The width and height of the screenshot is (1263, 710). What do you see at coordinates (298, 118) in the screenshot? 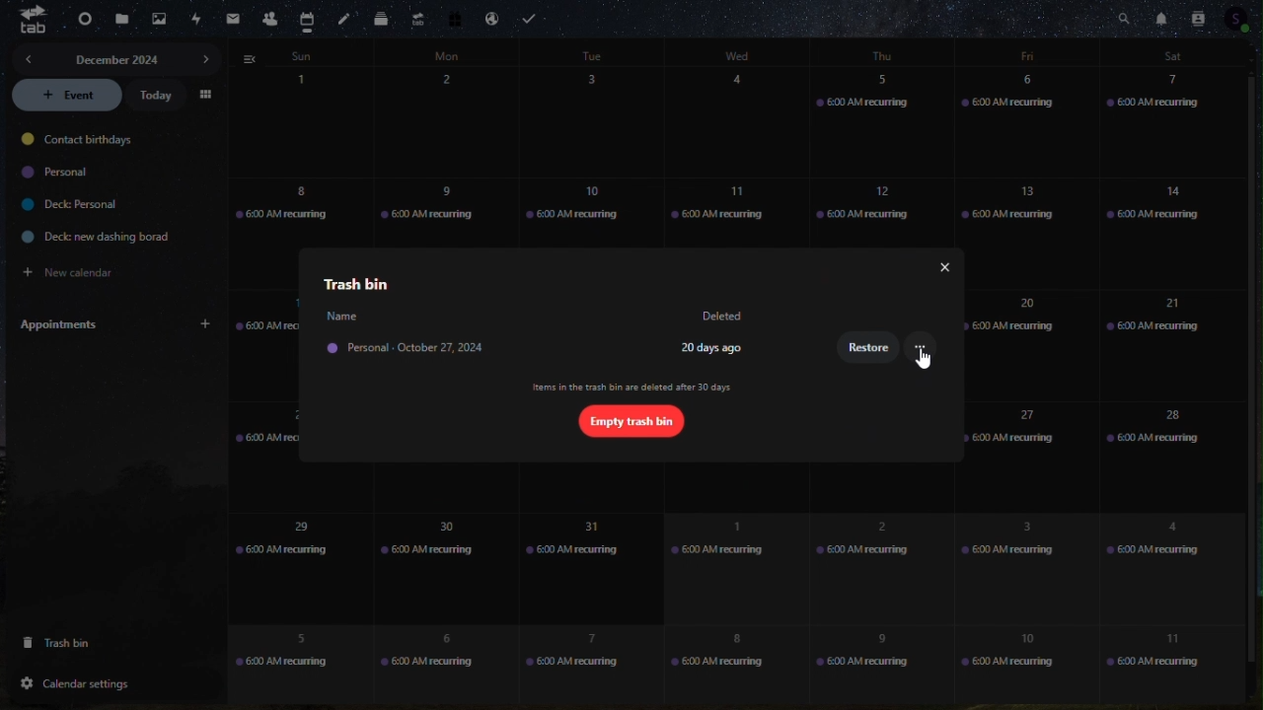
I see `calendar - days of the month` at bounding box center [298, 118].